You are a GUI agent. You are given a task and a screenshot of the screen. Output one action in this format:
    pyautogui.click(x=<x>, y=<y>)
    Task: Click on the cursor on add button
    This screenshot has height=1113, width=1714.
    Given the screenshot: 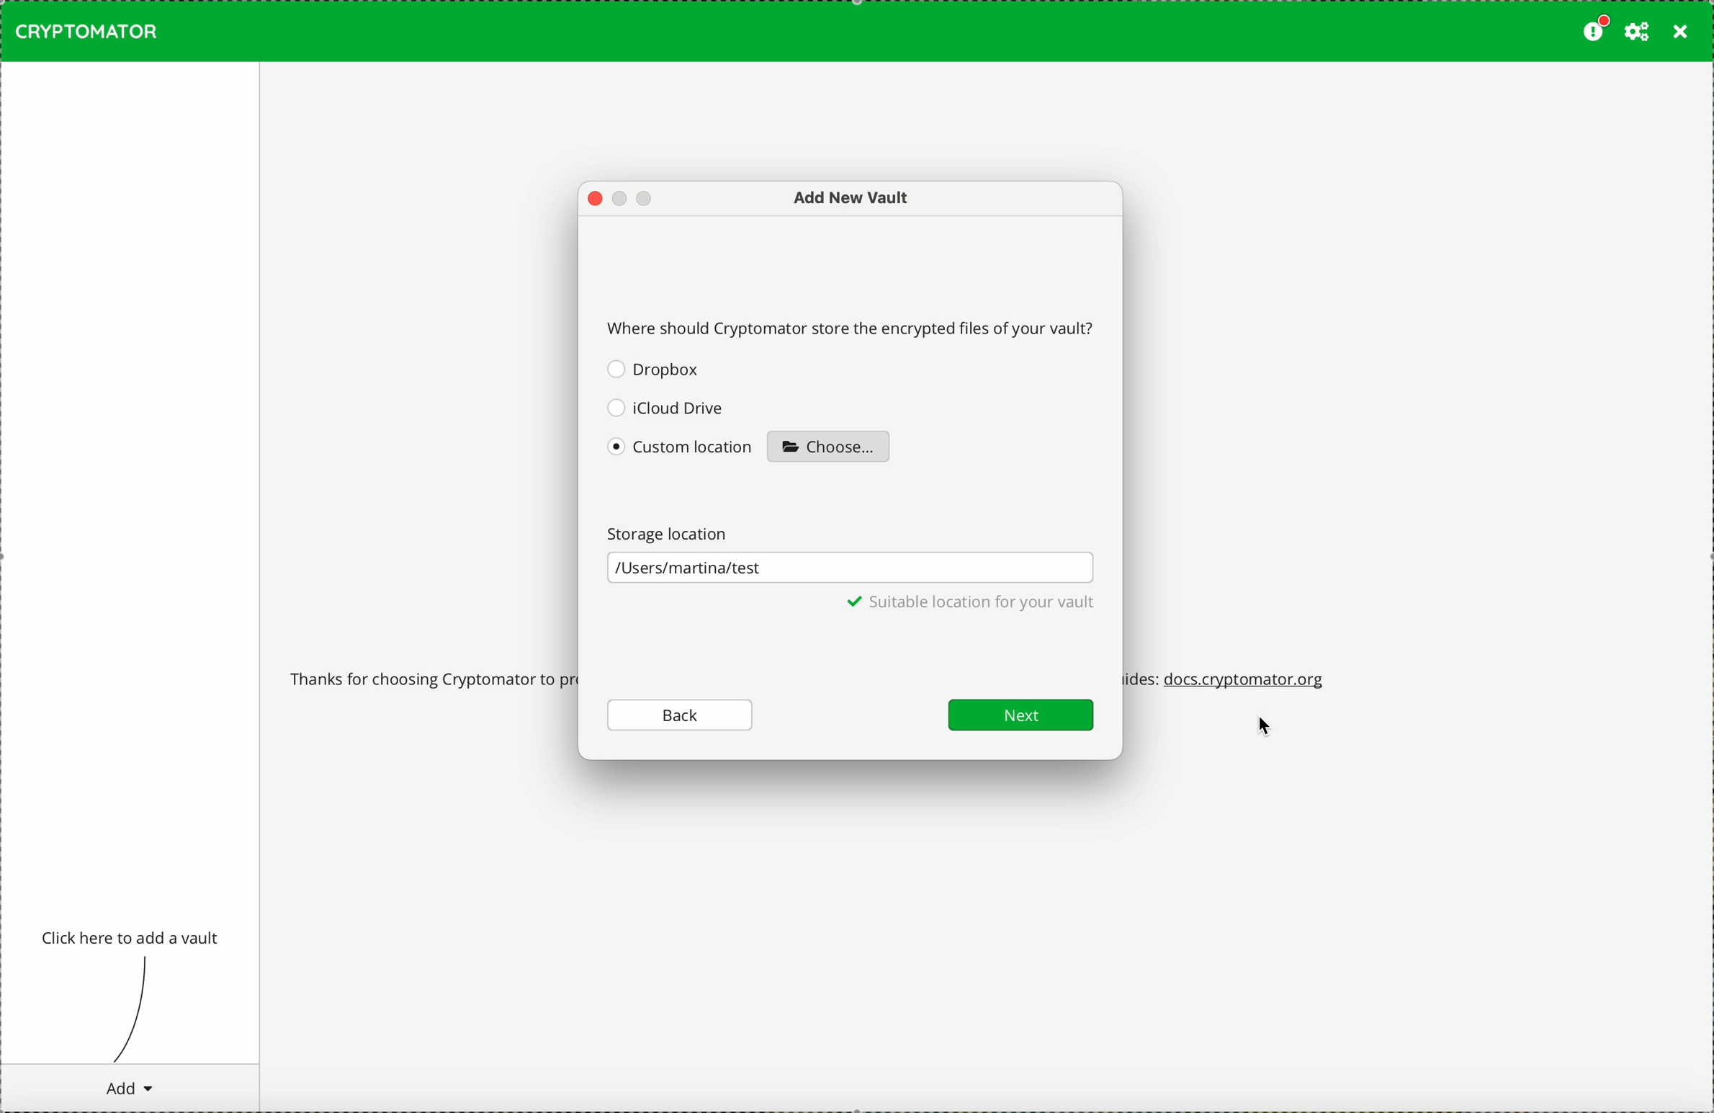 What is the action you would take?
    pyautogui.click(x=128, y=1088)
    